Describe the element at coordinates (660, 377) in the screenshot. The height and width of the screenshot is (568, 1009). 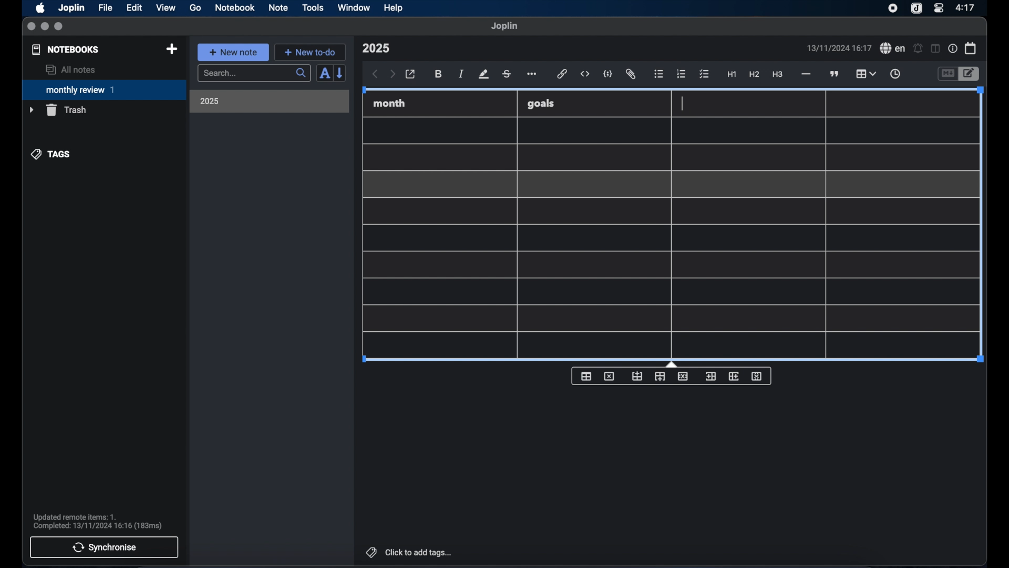
I see `insert row after` at that location.